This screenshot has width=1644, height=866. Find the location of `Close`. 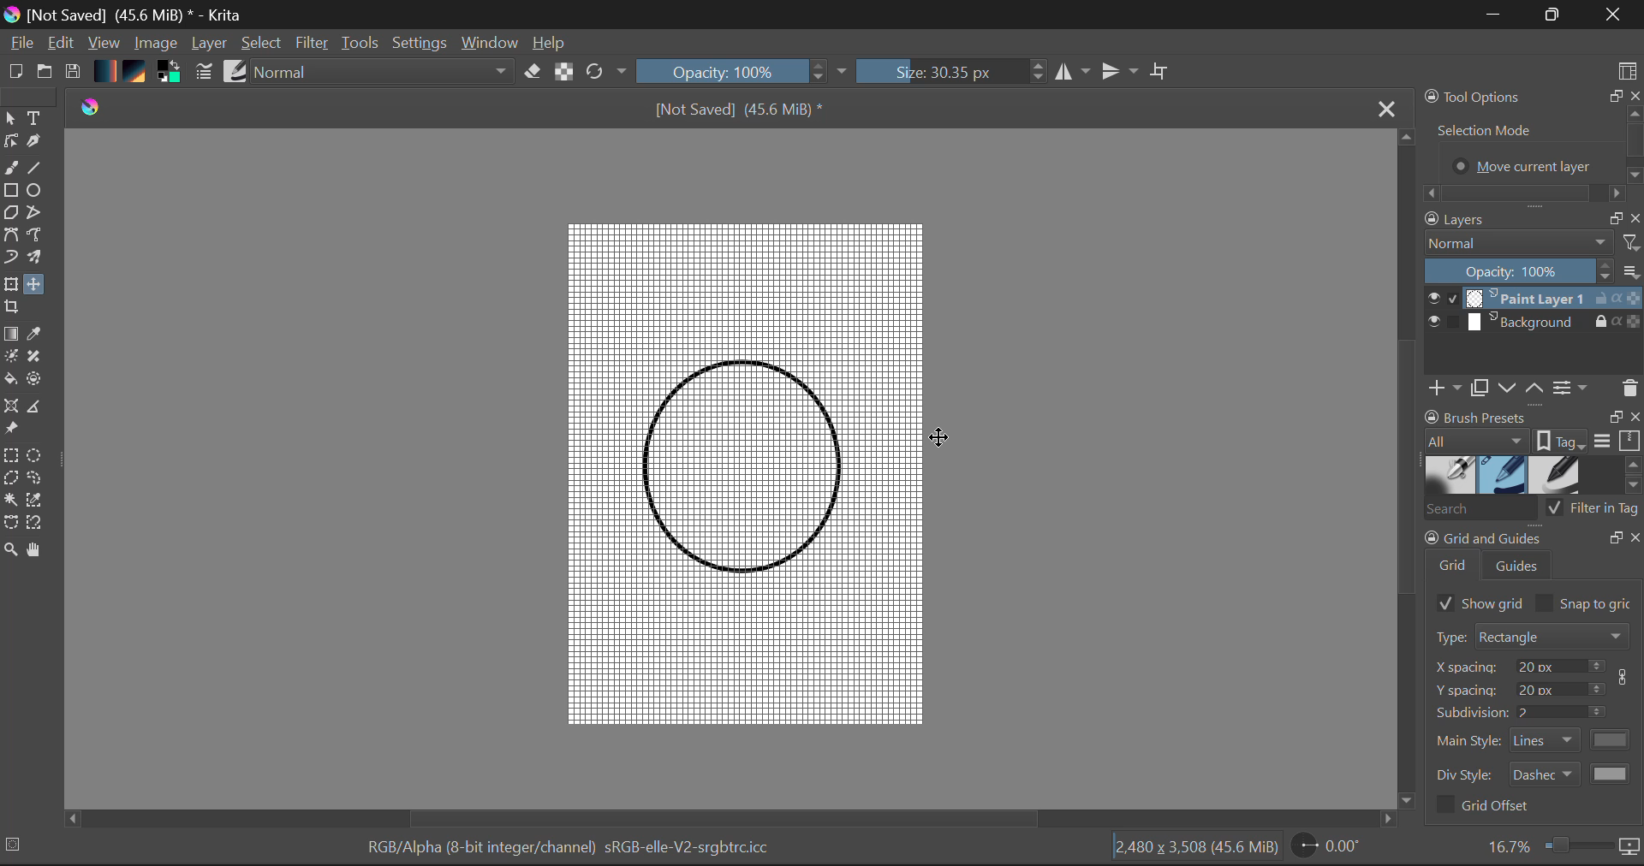

Close is located at coordinates (1617, 15).